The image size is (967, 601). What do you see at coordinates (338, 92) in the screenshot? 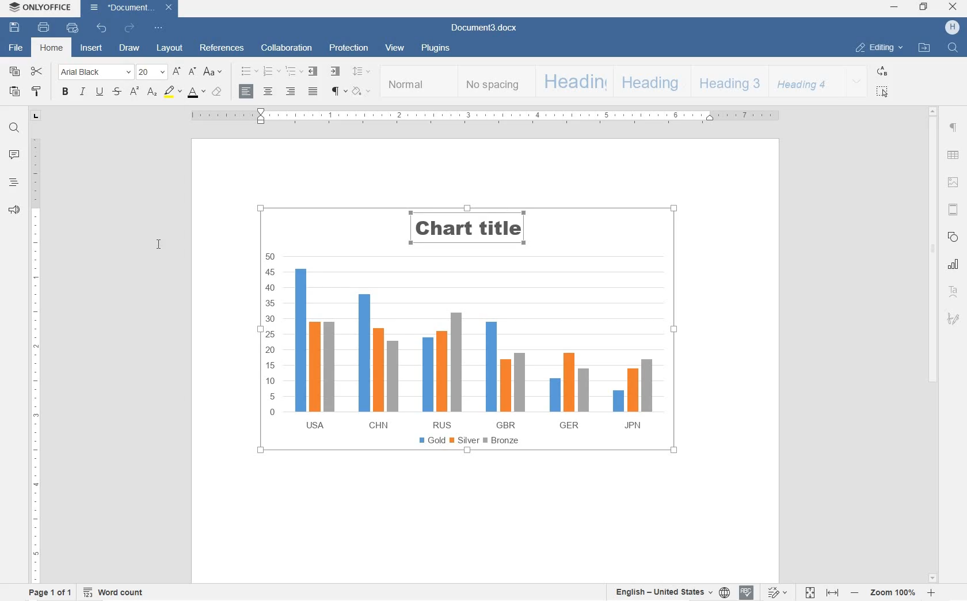
I see `NON PRINTING CHARACTERS` at bounding box center [338, 92].